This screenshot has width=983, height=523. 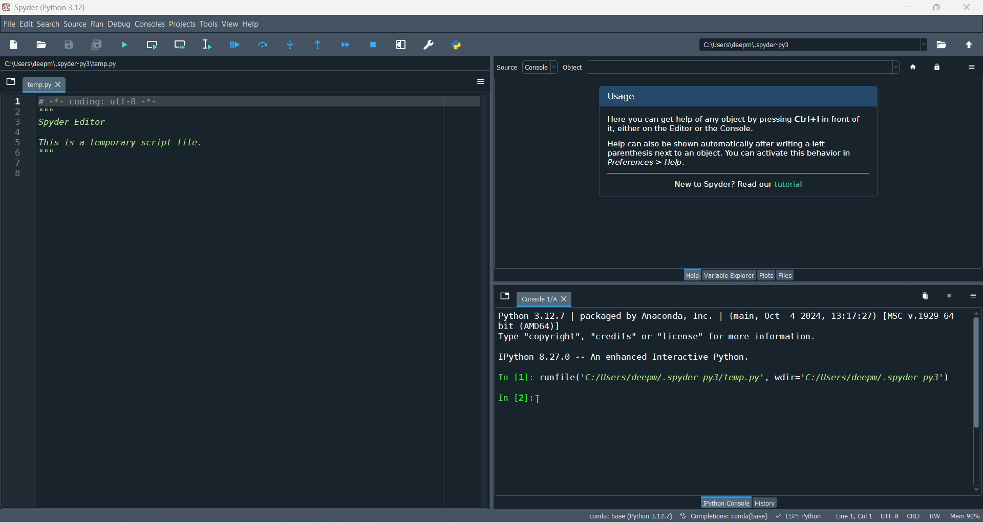 What do you see at coordinates (124, 46) in the screenshot?
I see `run file` at bounding box center [124, 46].